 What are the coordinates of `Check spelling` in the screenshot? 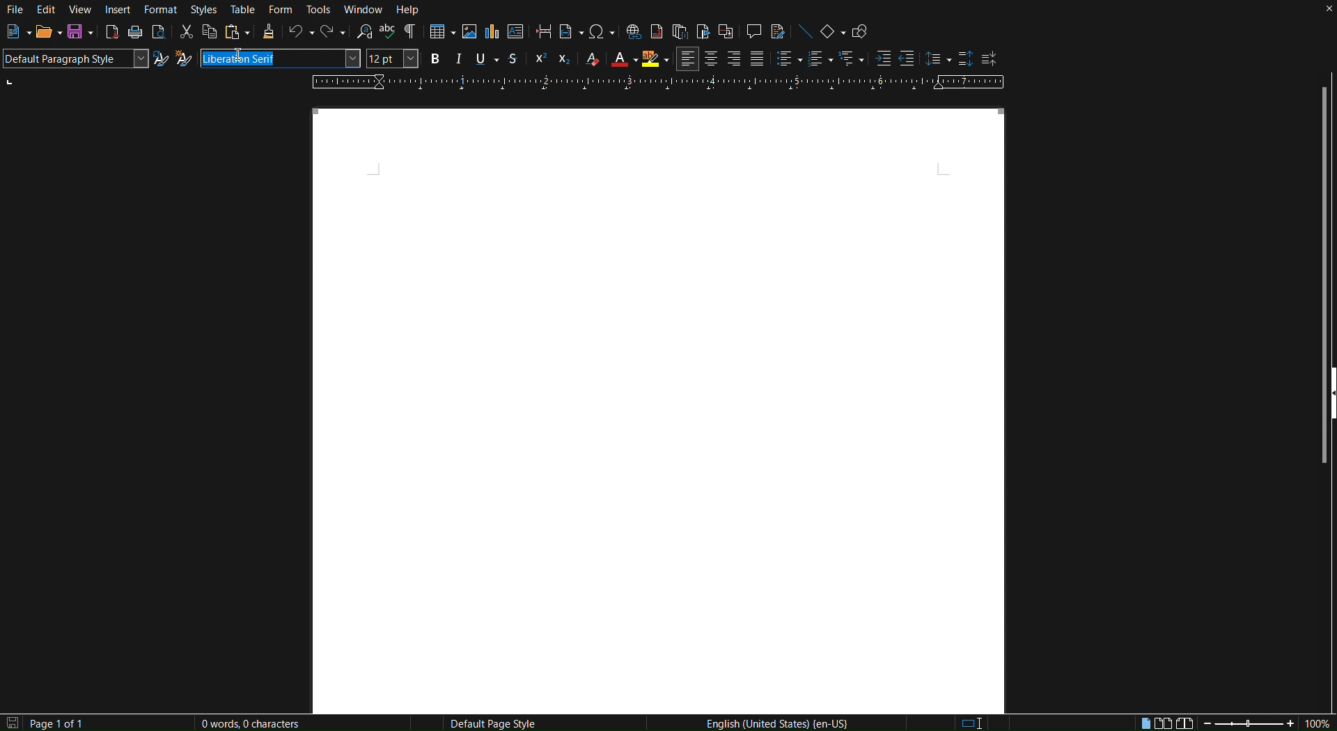 It's located at (390, 34).